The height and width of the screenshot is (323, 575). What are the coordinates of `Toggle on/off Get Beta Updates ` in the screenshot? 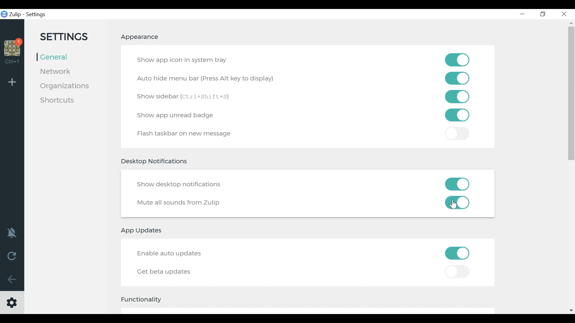 It's located at (457, 272).